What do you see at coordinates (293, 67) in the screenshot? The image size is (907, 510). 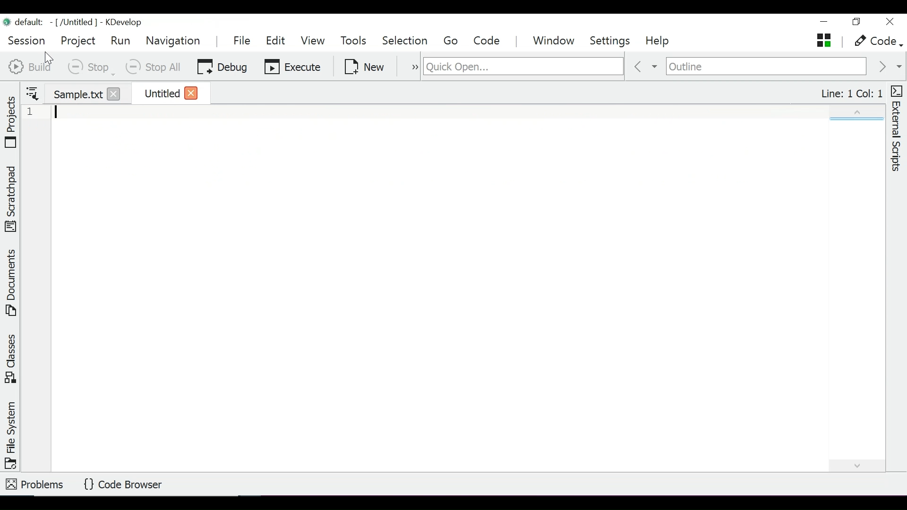 I see `Execute` at bounding box center [293, 67].